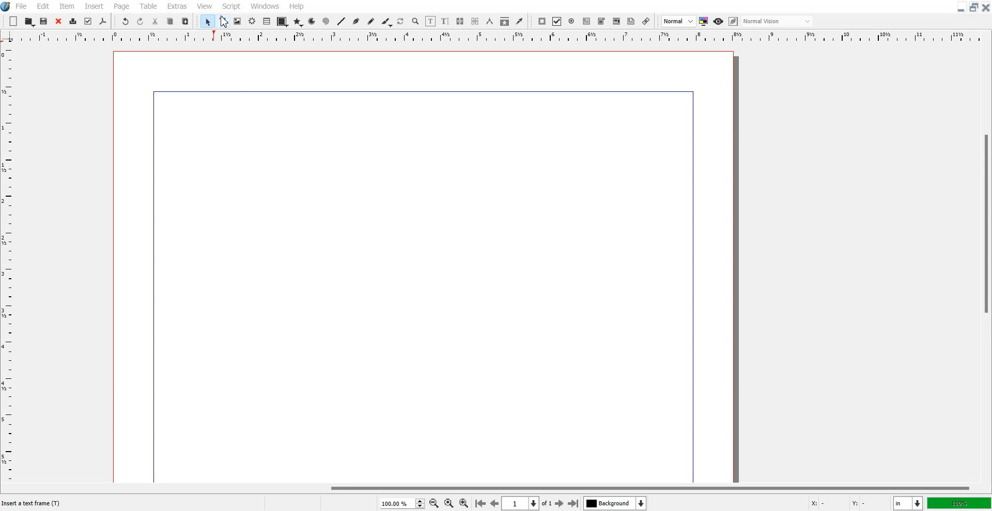 This screenshot has height=511, width=992. I want to click on PDF List Box, so click(616, 22).